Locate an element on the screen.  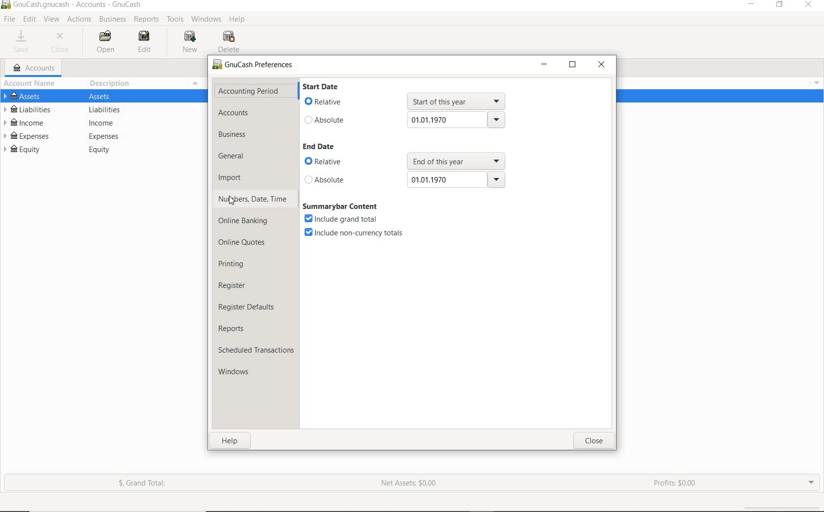
RESTORE DOWN is located at coordinates (780, 5).